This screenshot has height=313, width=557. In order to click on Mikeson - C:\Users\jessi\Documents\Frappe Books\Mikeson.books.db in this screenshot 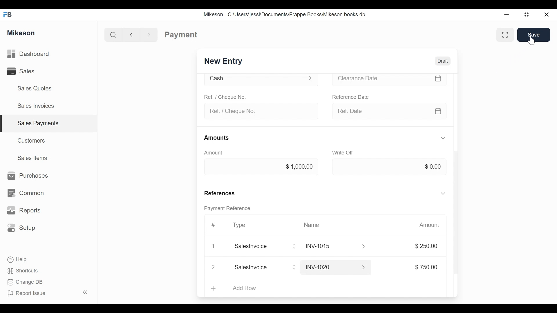, I will do `click(285, 14)`.